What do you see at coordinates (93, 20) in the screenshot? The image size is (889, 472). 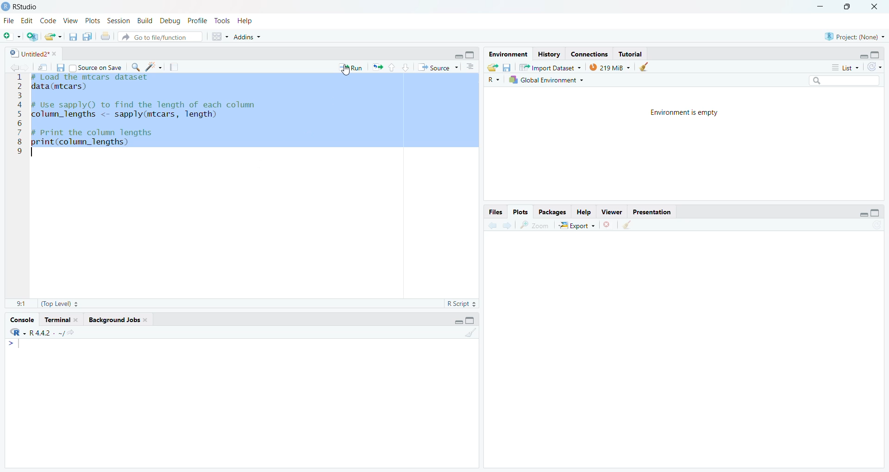 I see `Plots` at bounding box center [93, 20].